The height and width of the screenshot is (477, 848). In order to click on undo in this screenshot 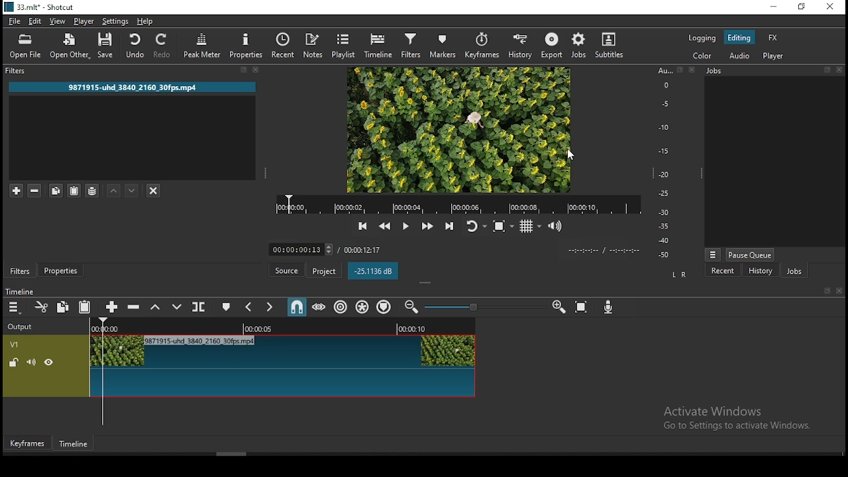, I will do `click(137, 45)`.